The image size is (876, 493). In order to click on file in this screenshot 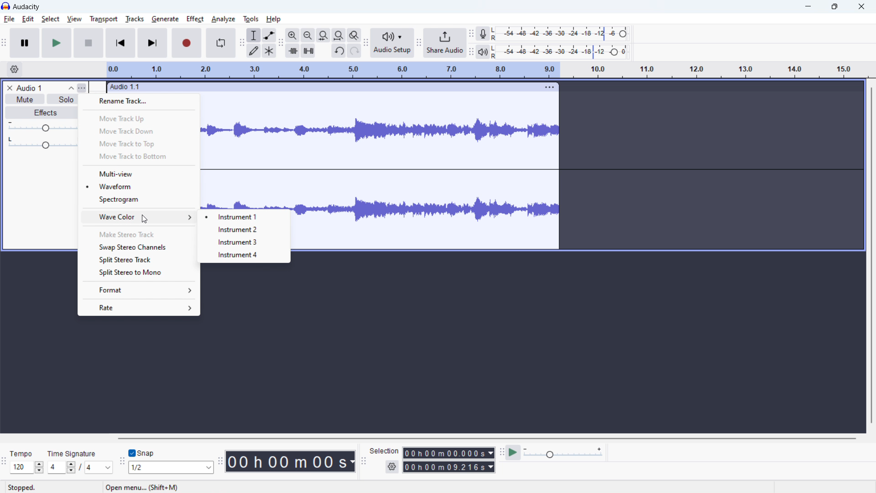, I will do `click(9, 19)`.